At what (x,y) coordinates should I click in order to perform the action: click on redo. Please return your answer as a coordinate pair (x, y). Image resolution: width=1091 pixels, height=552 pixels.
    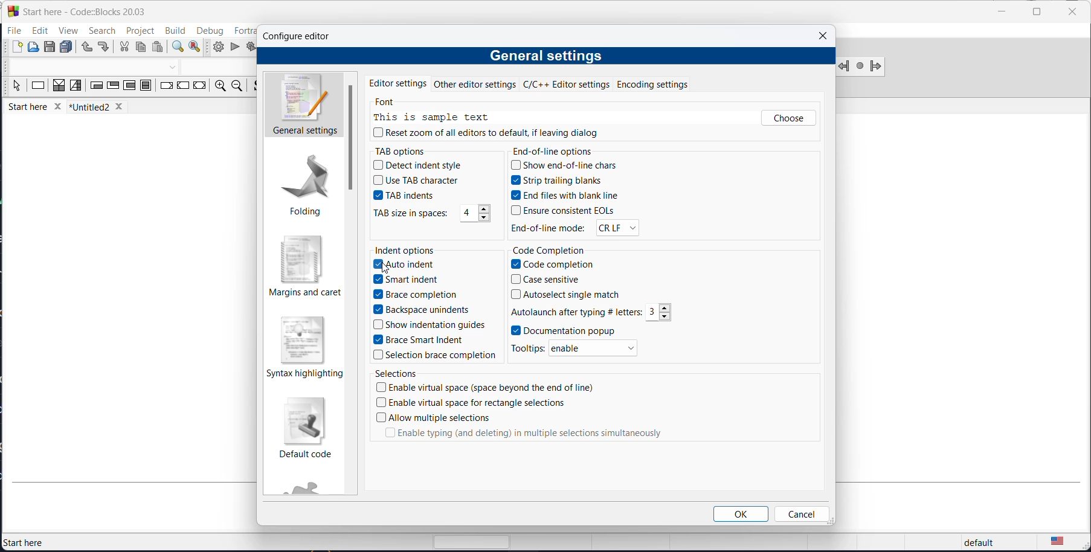
    Looking at the image, I should click on (103, 48).